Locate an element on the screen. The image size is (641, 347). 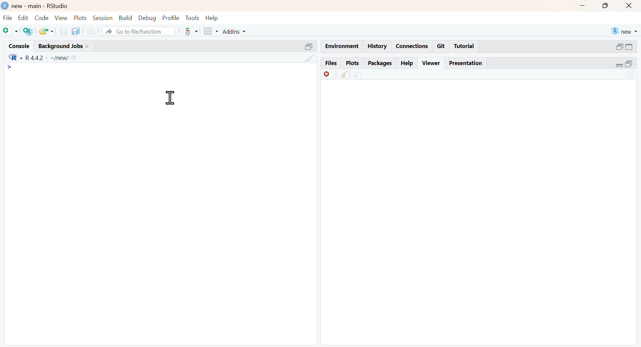
Print documents is located at coordinates (93, 30).